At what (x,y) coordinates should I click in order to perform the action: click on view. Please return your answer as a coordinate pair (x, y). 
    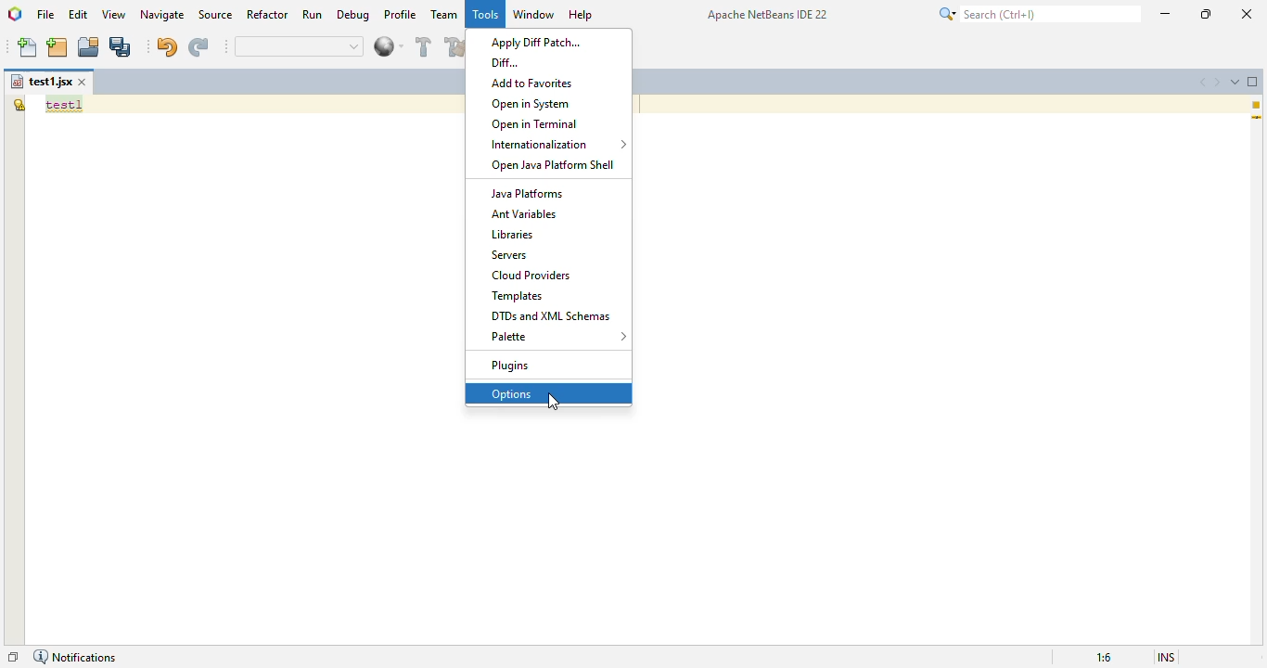
    Looking at the image, I should click on (114, 15).